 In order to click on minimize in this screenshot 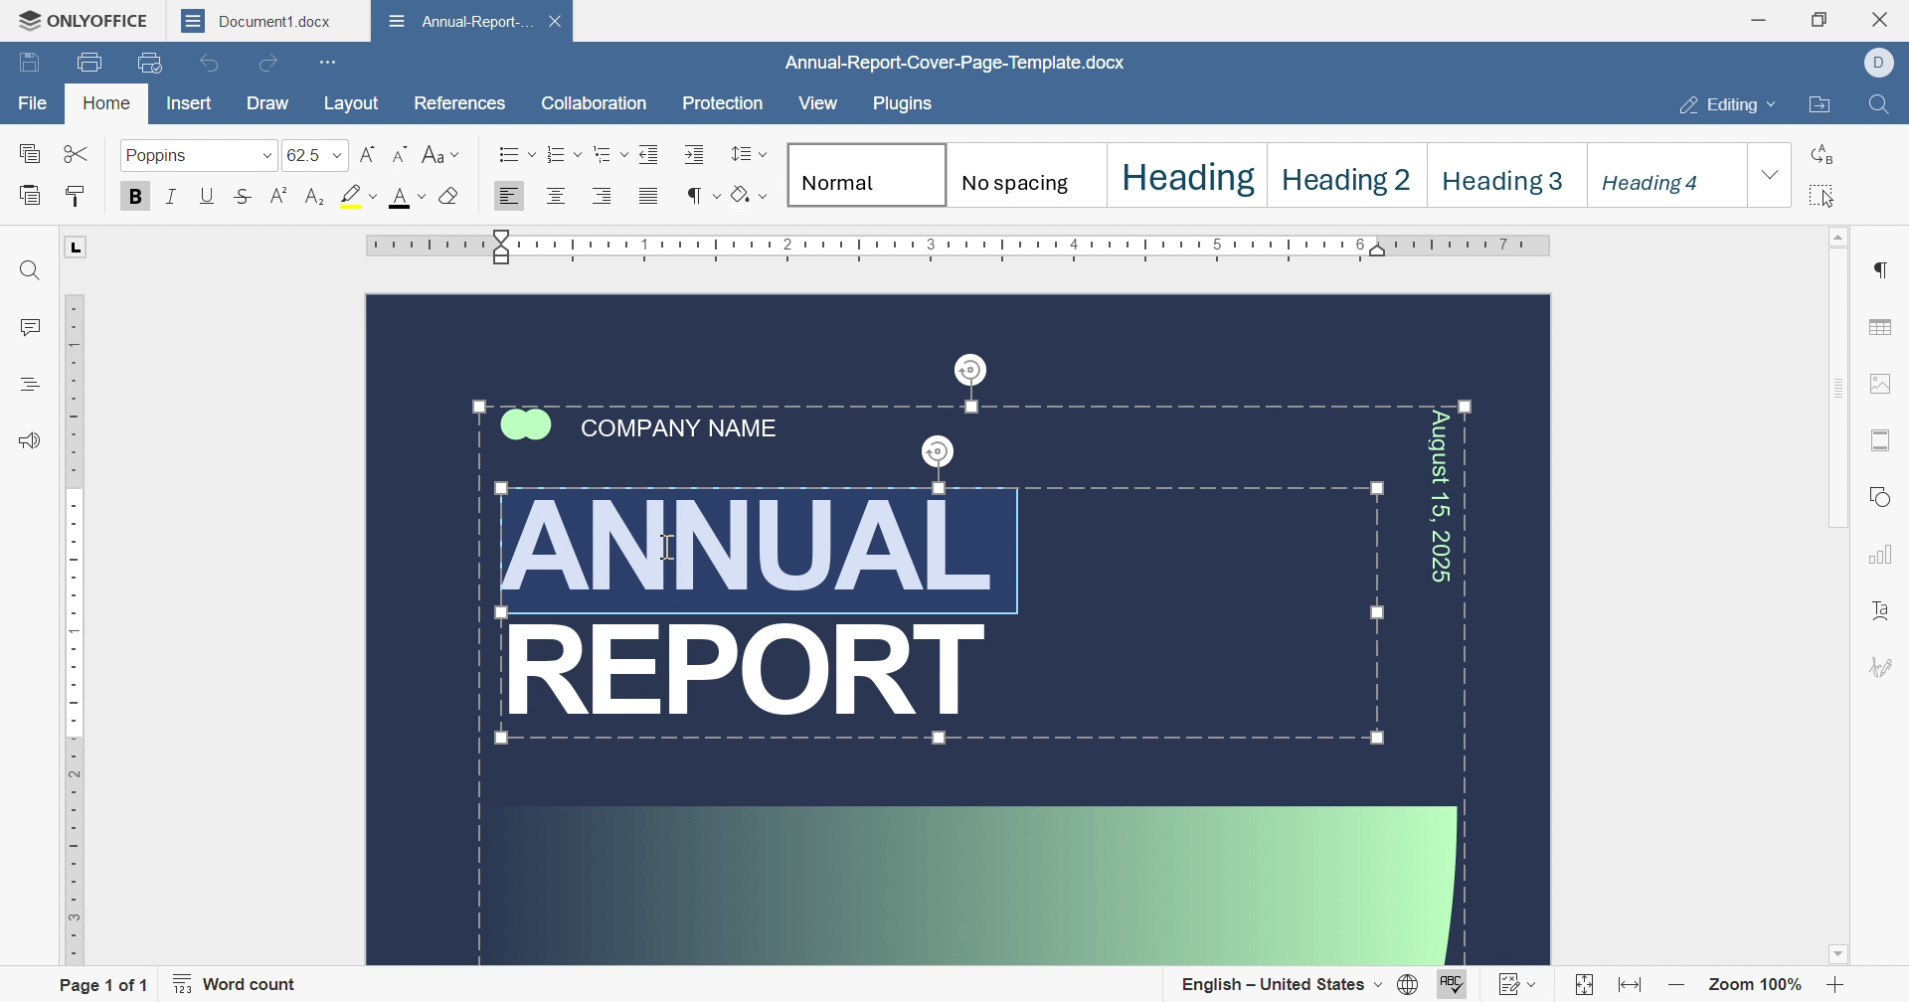, I will do `click(1765, 17)`.